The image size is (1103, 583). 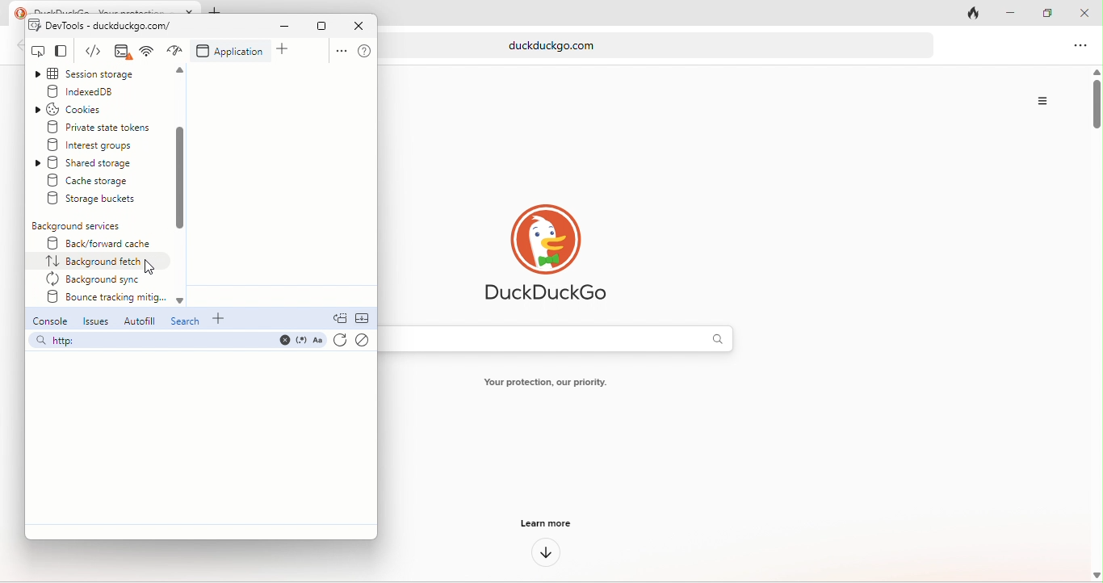 What do you see at coordinates (38, 52) in the screenshot?
I see `inspect` at bounding box center [38, 52].